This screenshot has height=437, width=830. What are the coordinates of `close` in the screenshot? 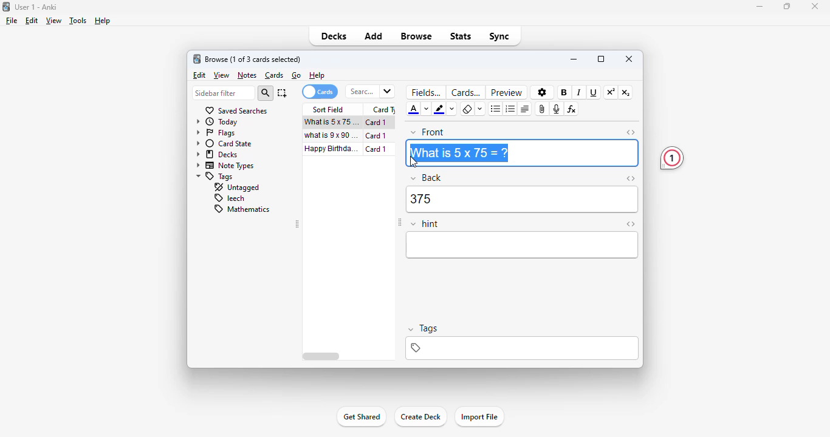 It's located at (629, 59).